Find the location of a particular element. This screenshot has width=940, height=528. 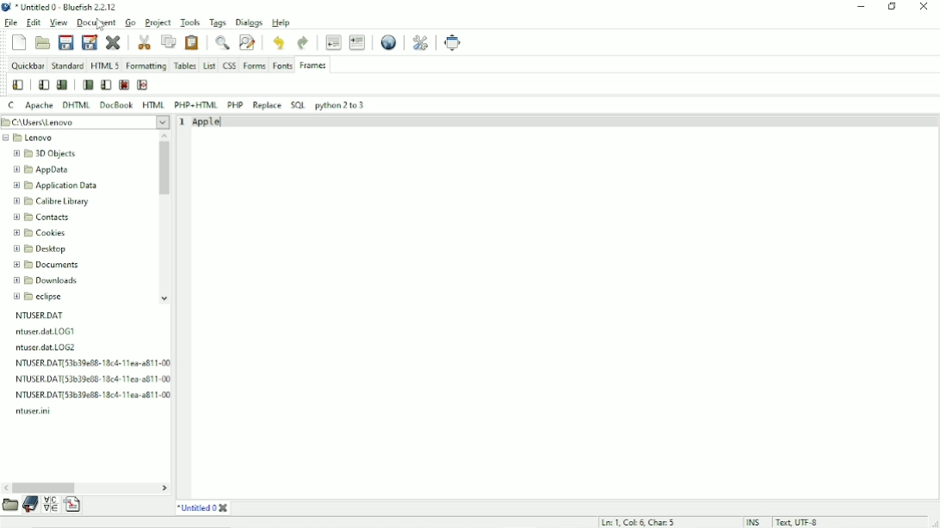

Replace is located at coordinates (267, 105).